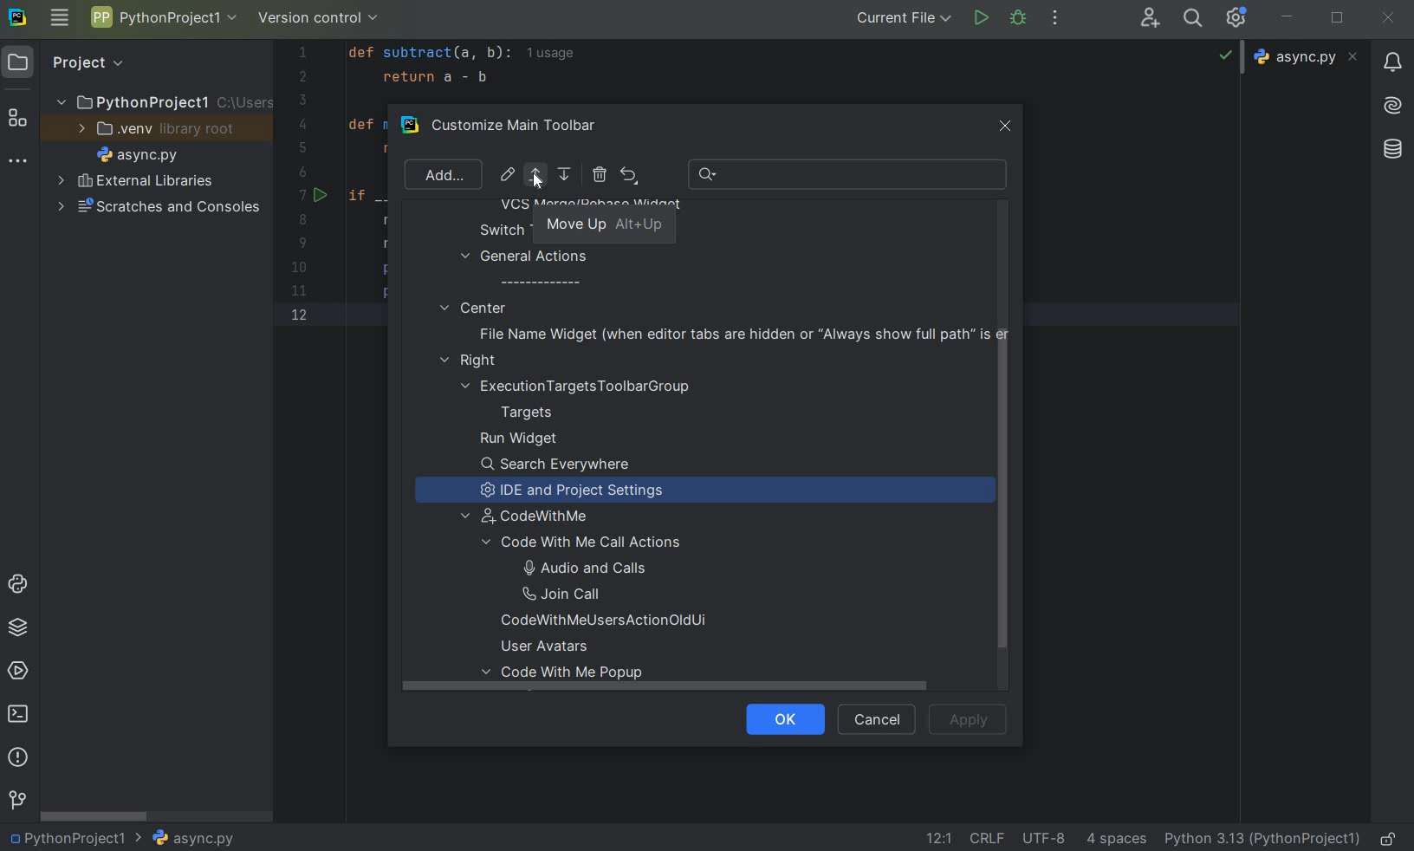 The height and width of the screenshot is (851, 1414). I want to click on EXTERNAL LIBRARIES, so click(136, 182).